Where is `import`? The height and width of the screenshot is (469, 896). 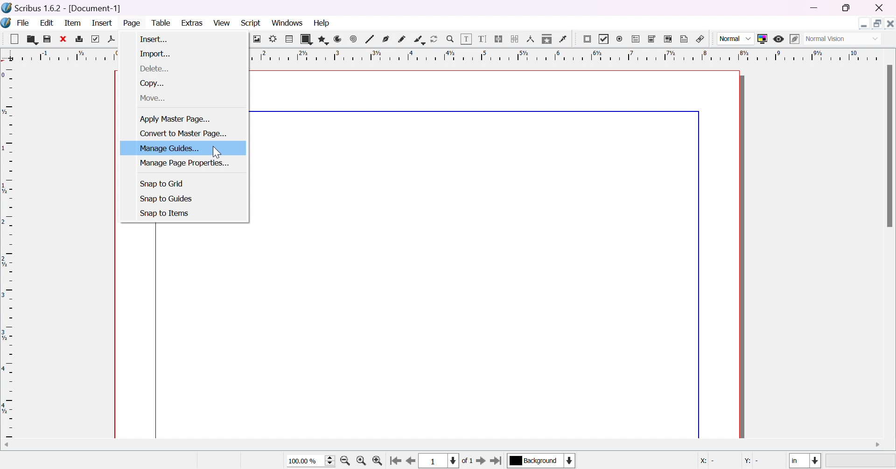 import is located at coordinates (159, 54).